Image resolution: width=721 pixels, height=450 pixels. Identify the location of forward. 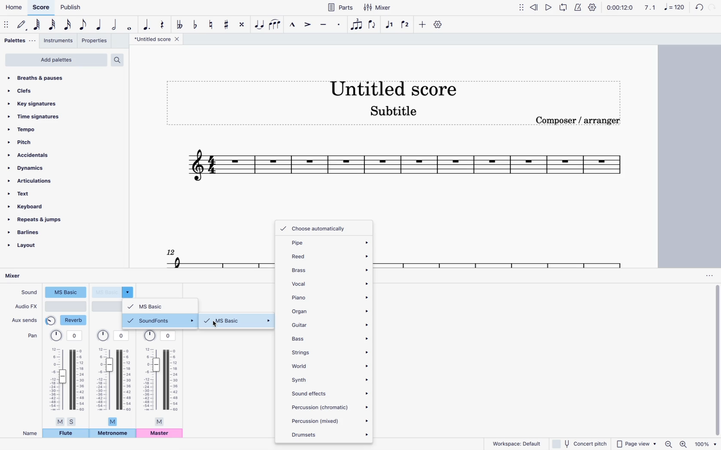
(714, 7).